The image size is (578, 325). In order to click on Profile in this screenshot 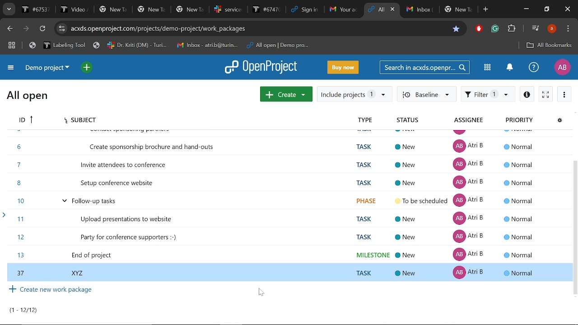, I will do `click(551, 29)`.